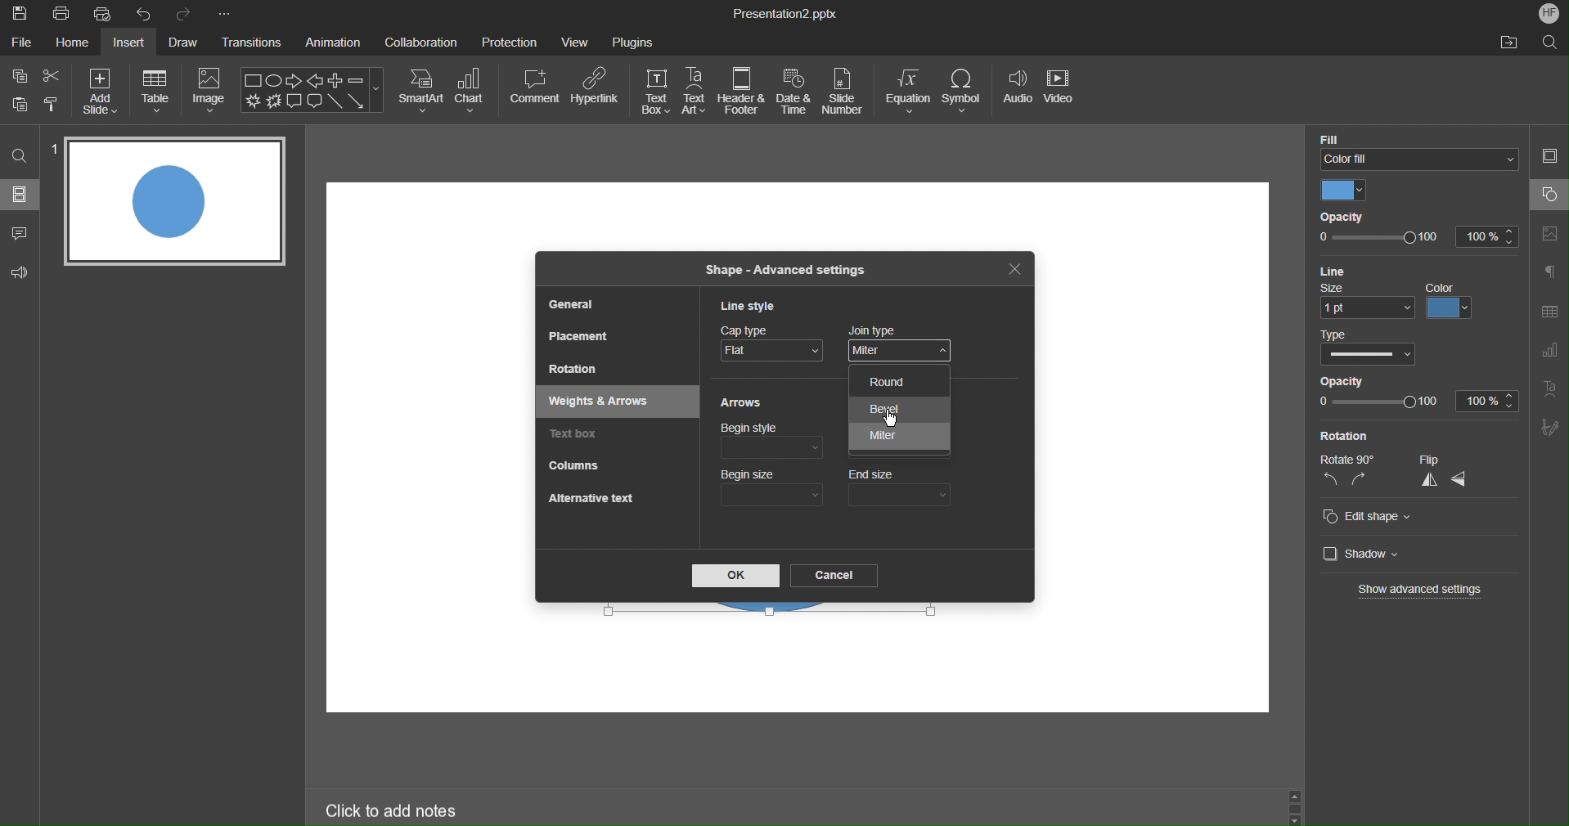  I want to click on More, so click(224, 14).